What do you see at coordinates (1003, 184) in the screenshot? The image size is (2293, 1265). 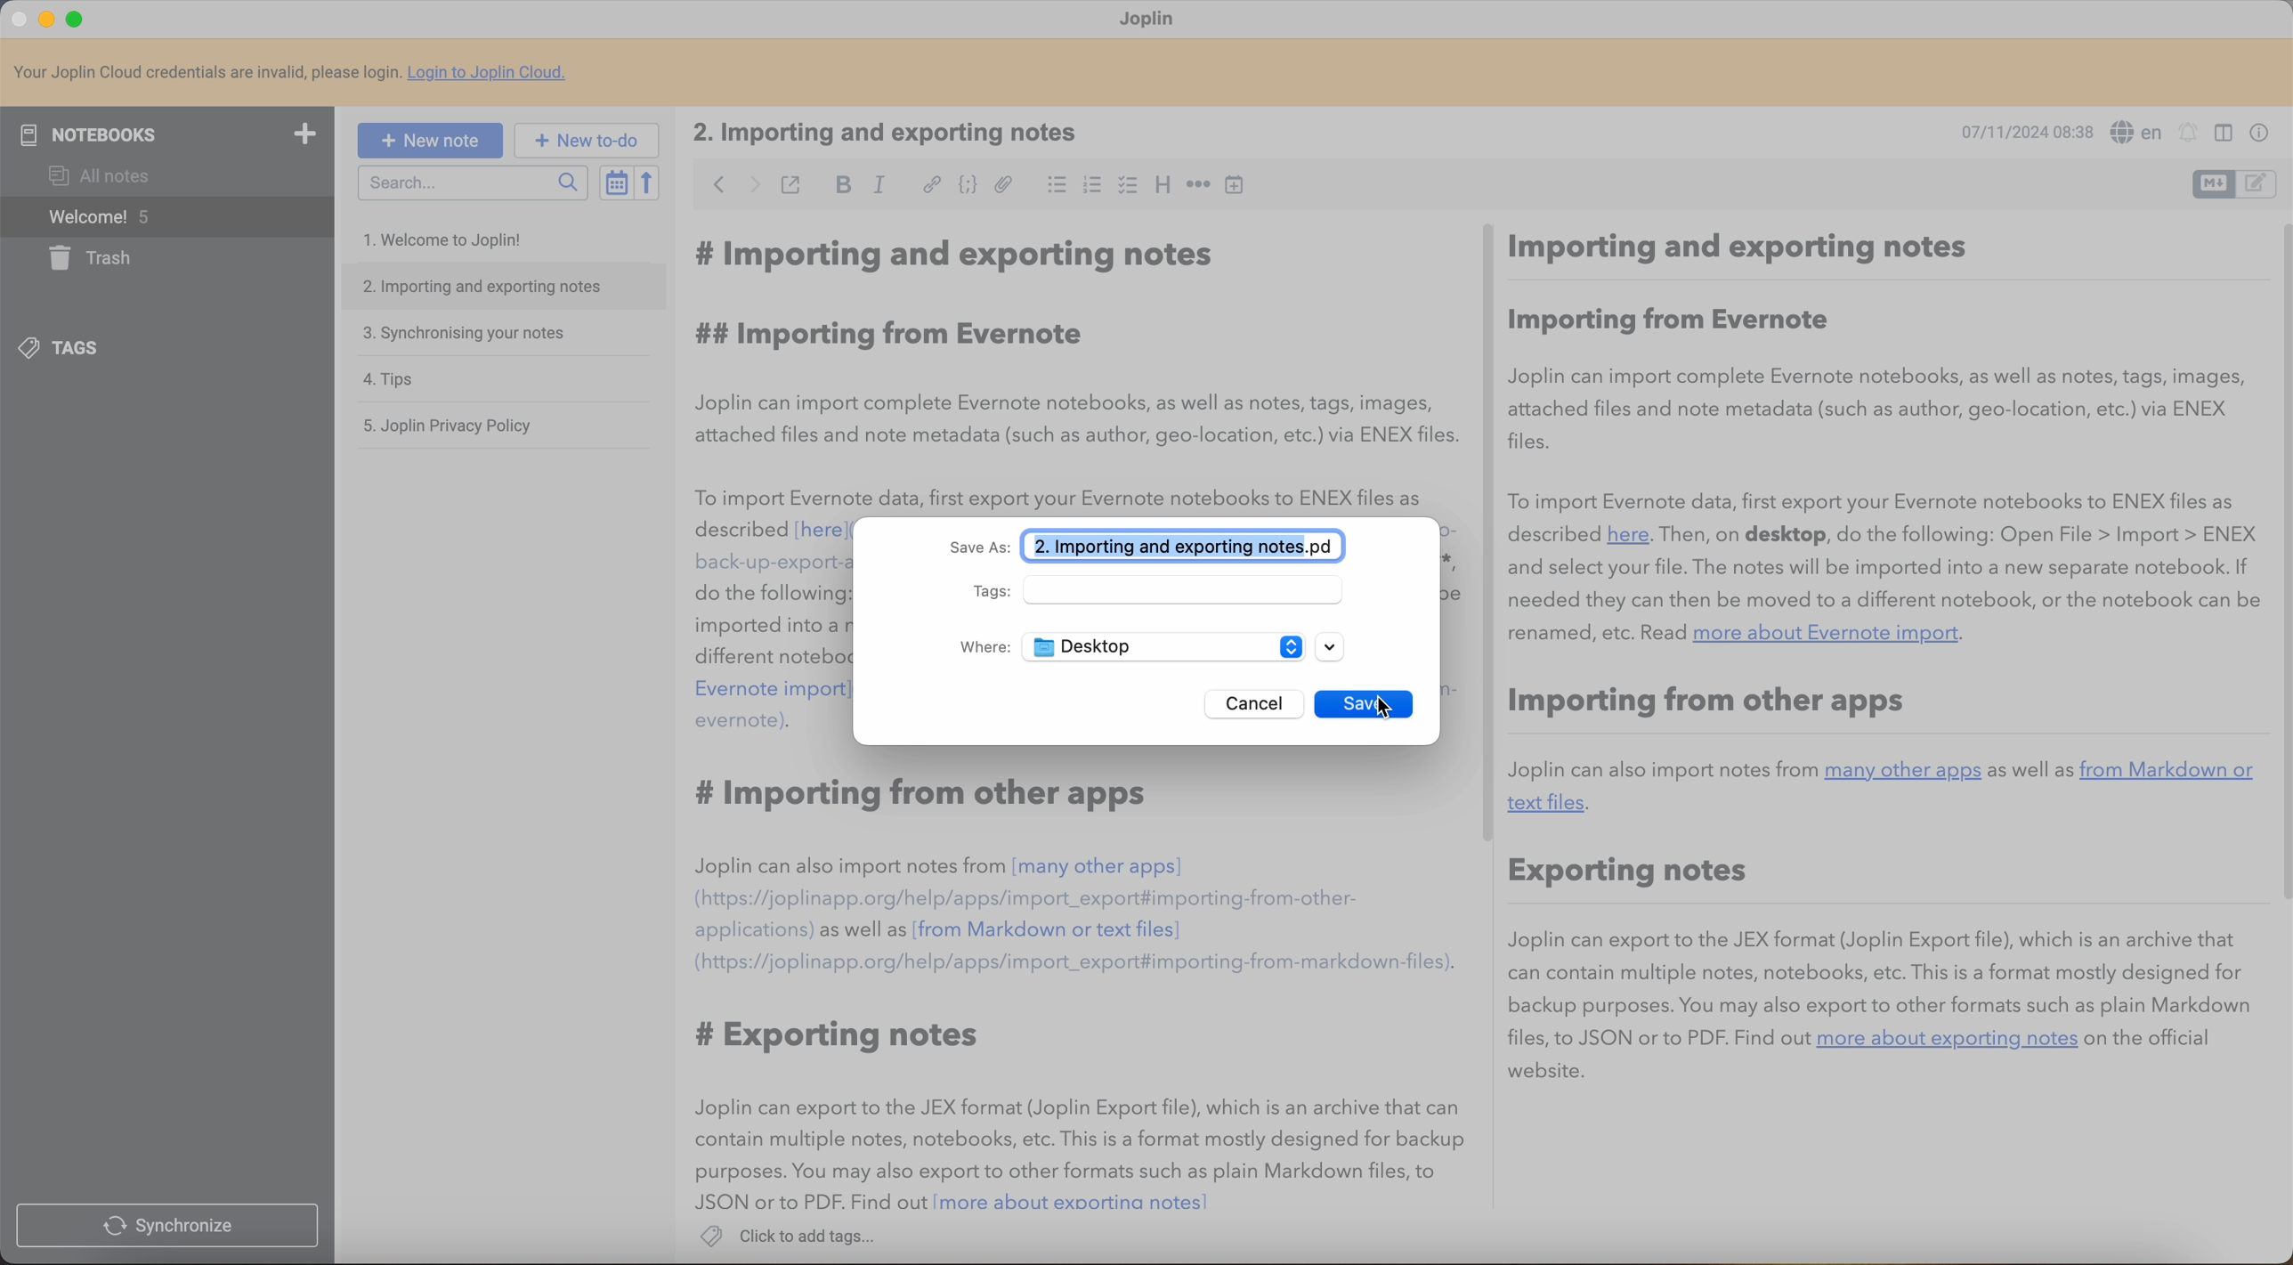 I see `attach file` at bounding box center [1003, 184].